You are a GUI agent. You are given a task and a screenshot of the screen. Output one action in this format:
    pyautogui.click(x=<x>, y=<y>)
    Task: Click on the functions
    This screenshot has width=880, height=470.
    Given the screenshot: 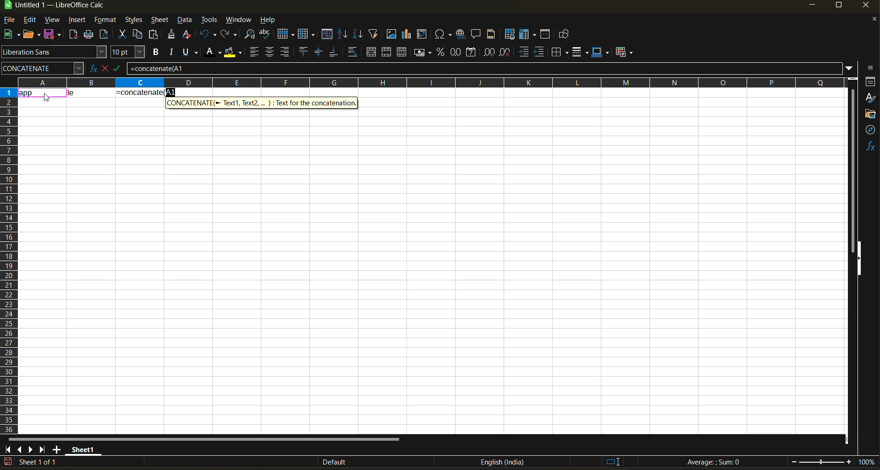 What is the action you would take?
    pyautogui.click(x=870, y=146)
    